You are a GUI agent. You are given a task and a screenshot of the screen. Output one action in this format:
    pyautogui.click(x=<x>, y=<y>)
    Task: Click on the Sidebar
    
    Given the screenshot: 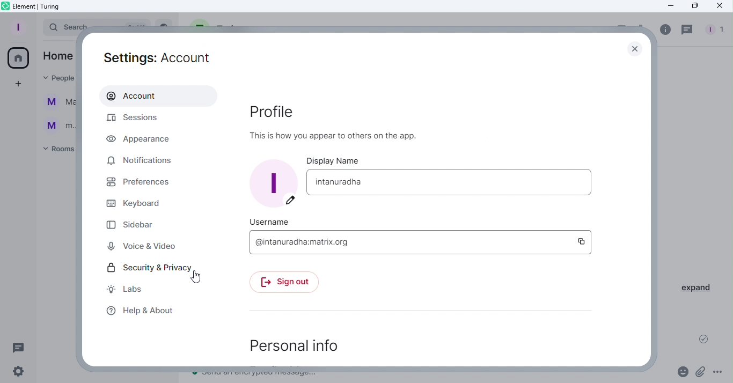 What is the action you would take?
    pyautogui.click(x=134, y=225)
    